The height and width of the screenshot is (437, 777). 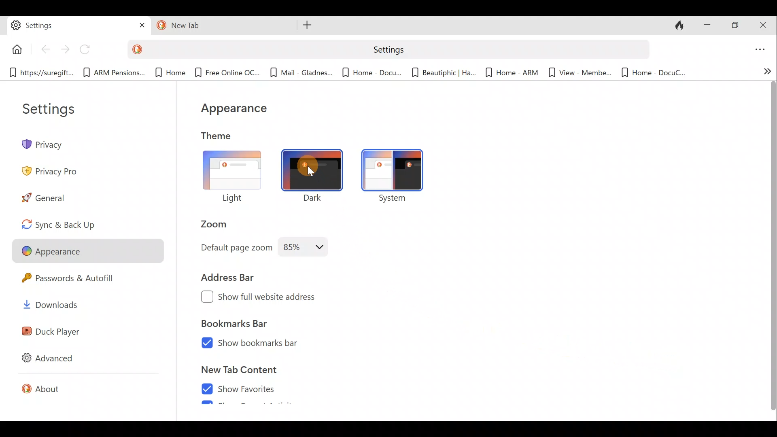 I want to click on Scroll bar, so click(x=771, y=252).